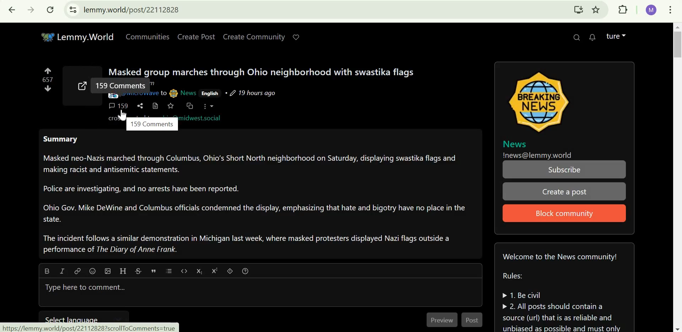 Image resolution: width=682 pixels, height=332 pixels. Describe the element at coordinates (93, 270) in the screenshot. I see `emoji` at that location.